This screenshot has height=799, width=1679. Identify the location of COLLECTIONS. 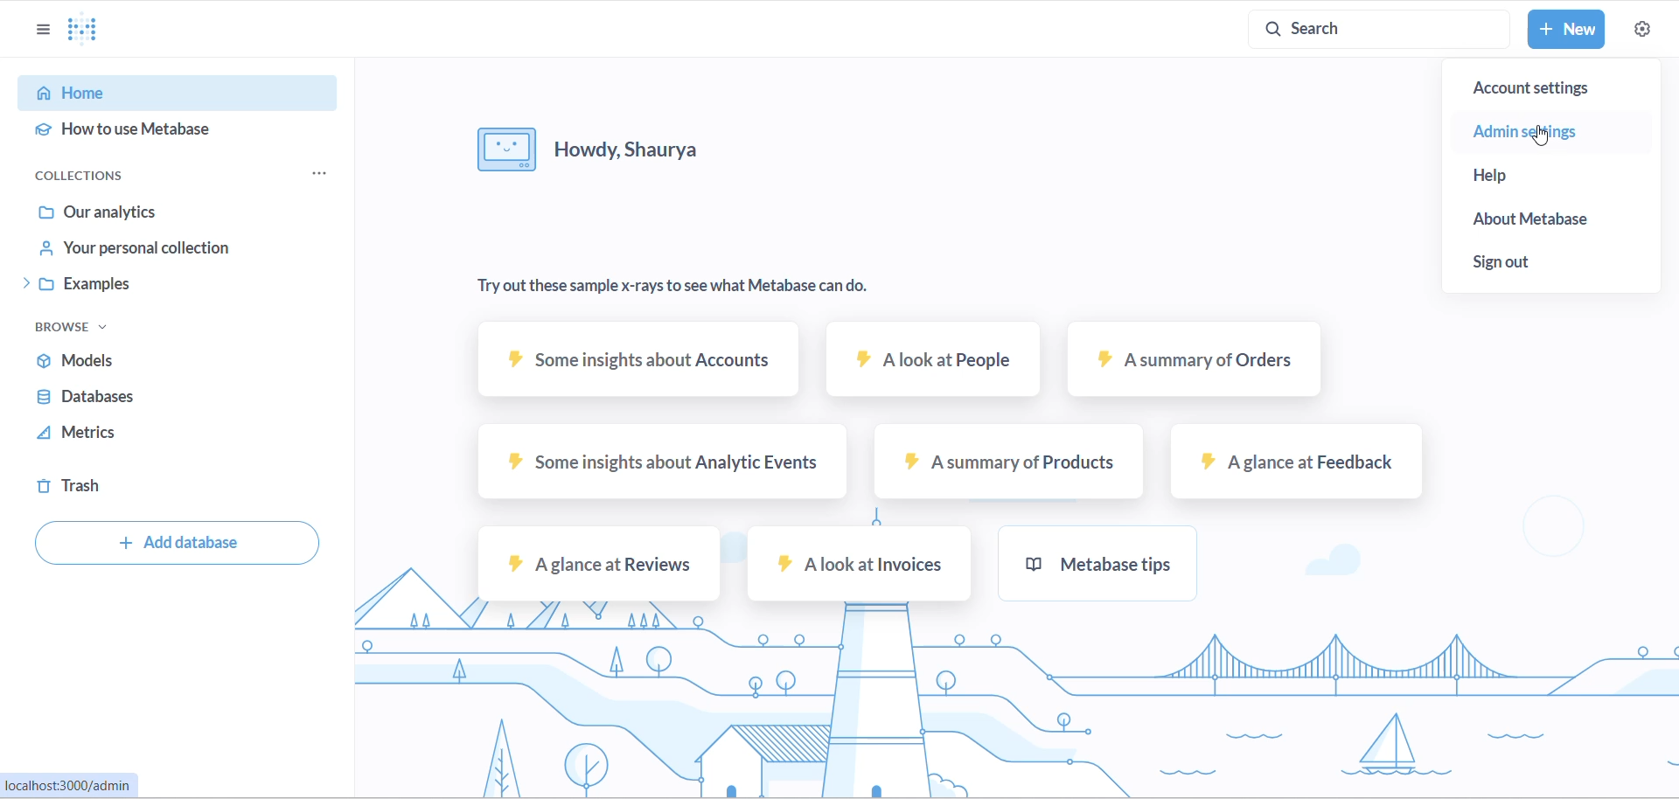
(103, 178).